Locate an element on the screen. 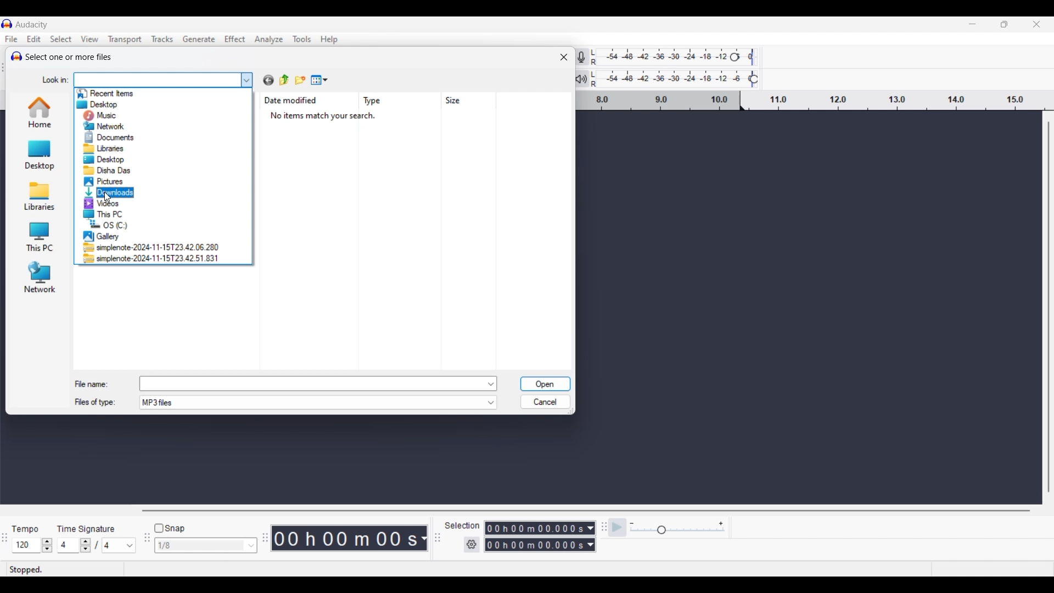 This screenshot has height=593, width=1054. Home folder is located at coordinates (38, 112).